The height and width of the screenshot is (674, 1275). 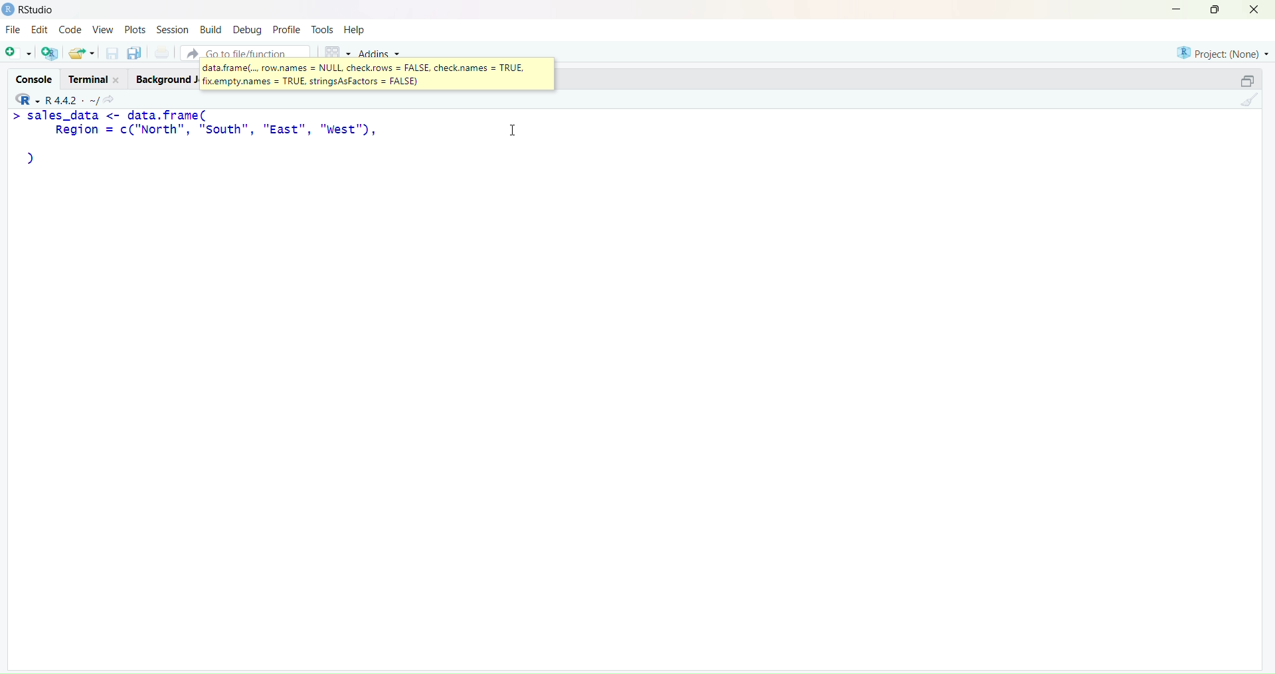 I want to click on Project: (None), so click(x=1223, y=51).